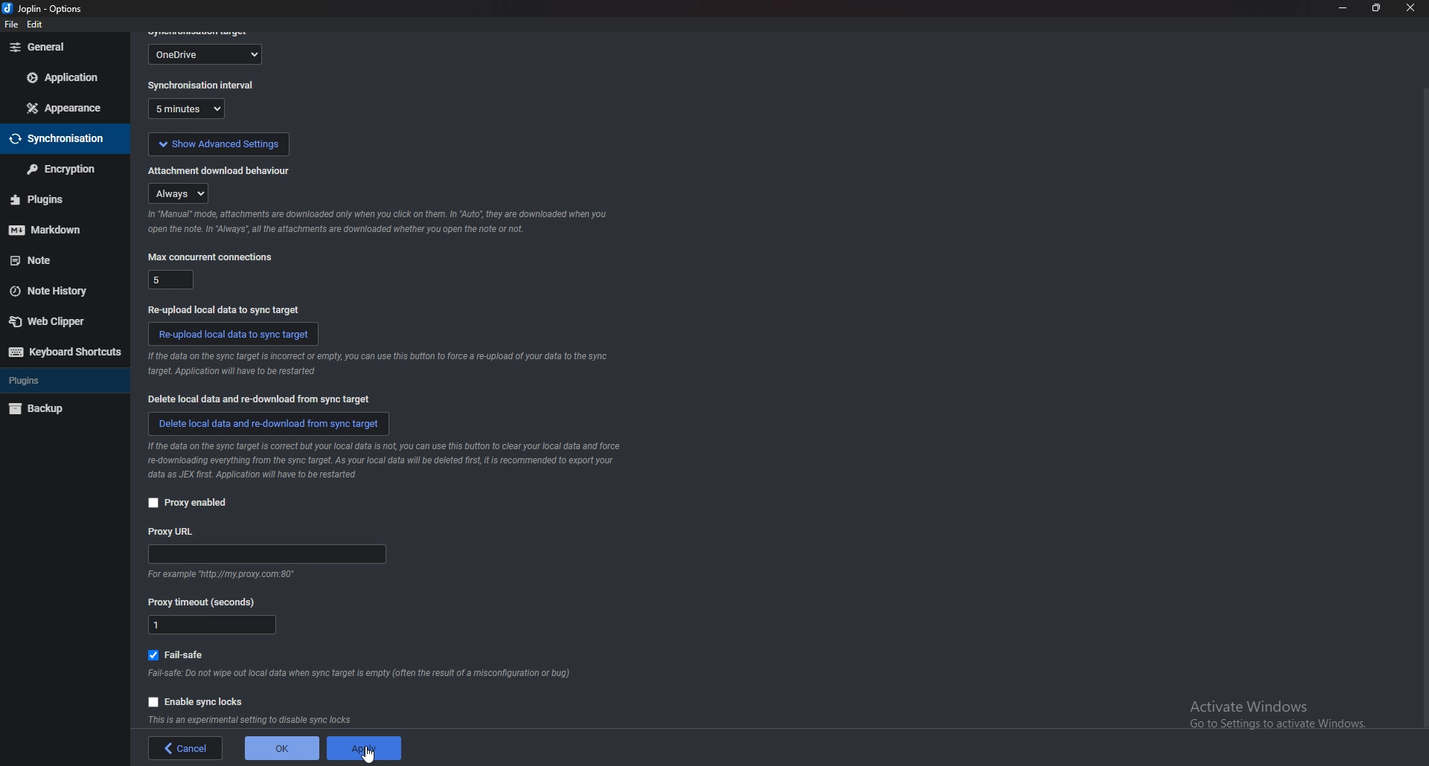 Image resolution: width=1429 pixels, height=766 pixels. What do you see at coordinates (263, 399) in the screenshot?
I see `delete local data` at bounding box center [263, 399].